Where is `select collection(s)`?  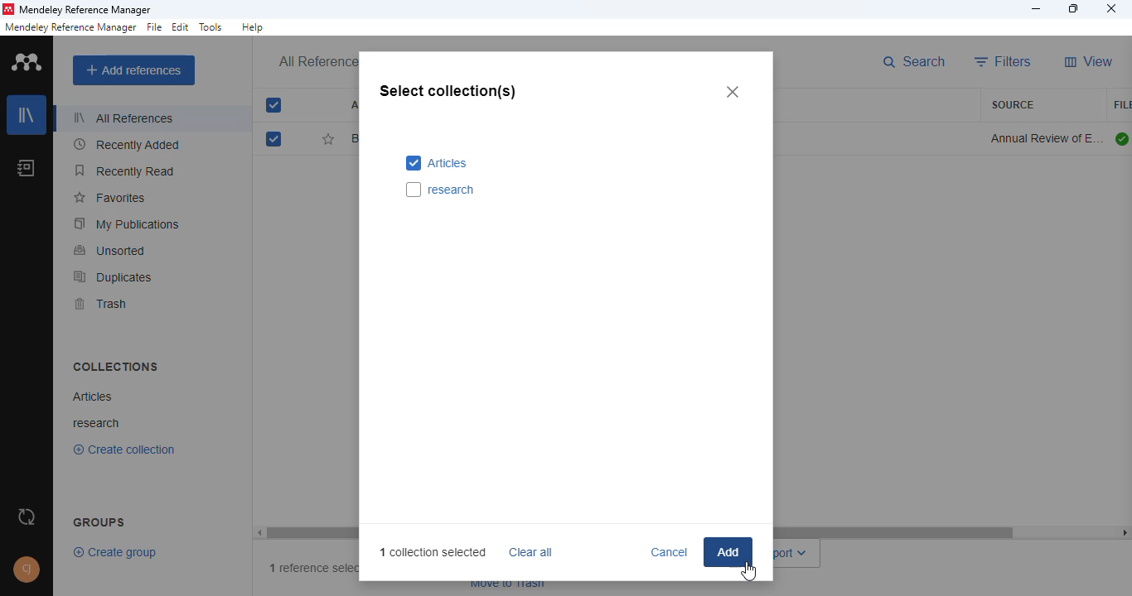
select collection(s) is located at coordinates (447, 90).